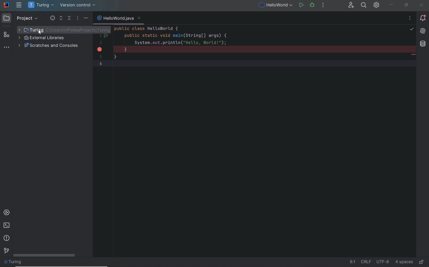  What do you see at coordinates (100, 49) in the screenshot?
I see `error` at bounding box center [100, 49].